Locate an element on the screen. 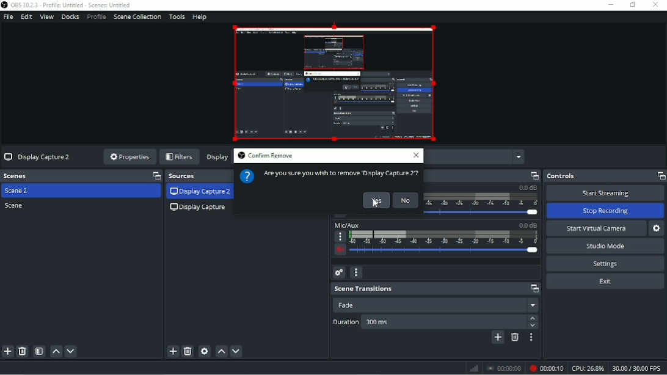 Image resolution: width=667 pixels, height=375 pixels. Add source is located at coordinates (172, 351).